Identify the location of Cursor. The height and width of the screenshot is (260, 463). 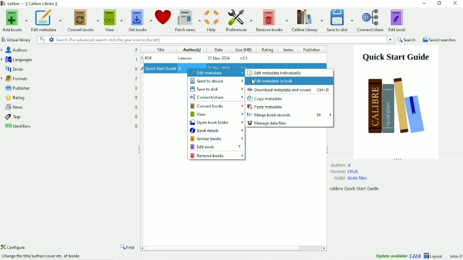
(254, 82).